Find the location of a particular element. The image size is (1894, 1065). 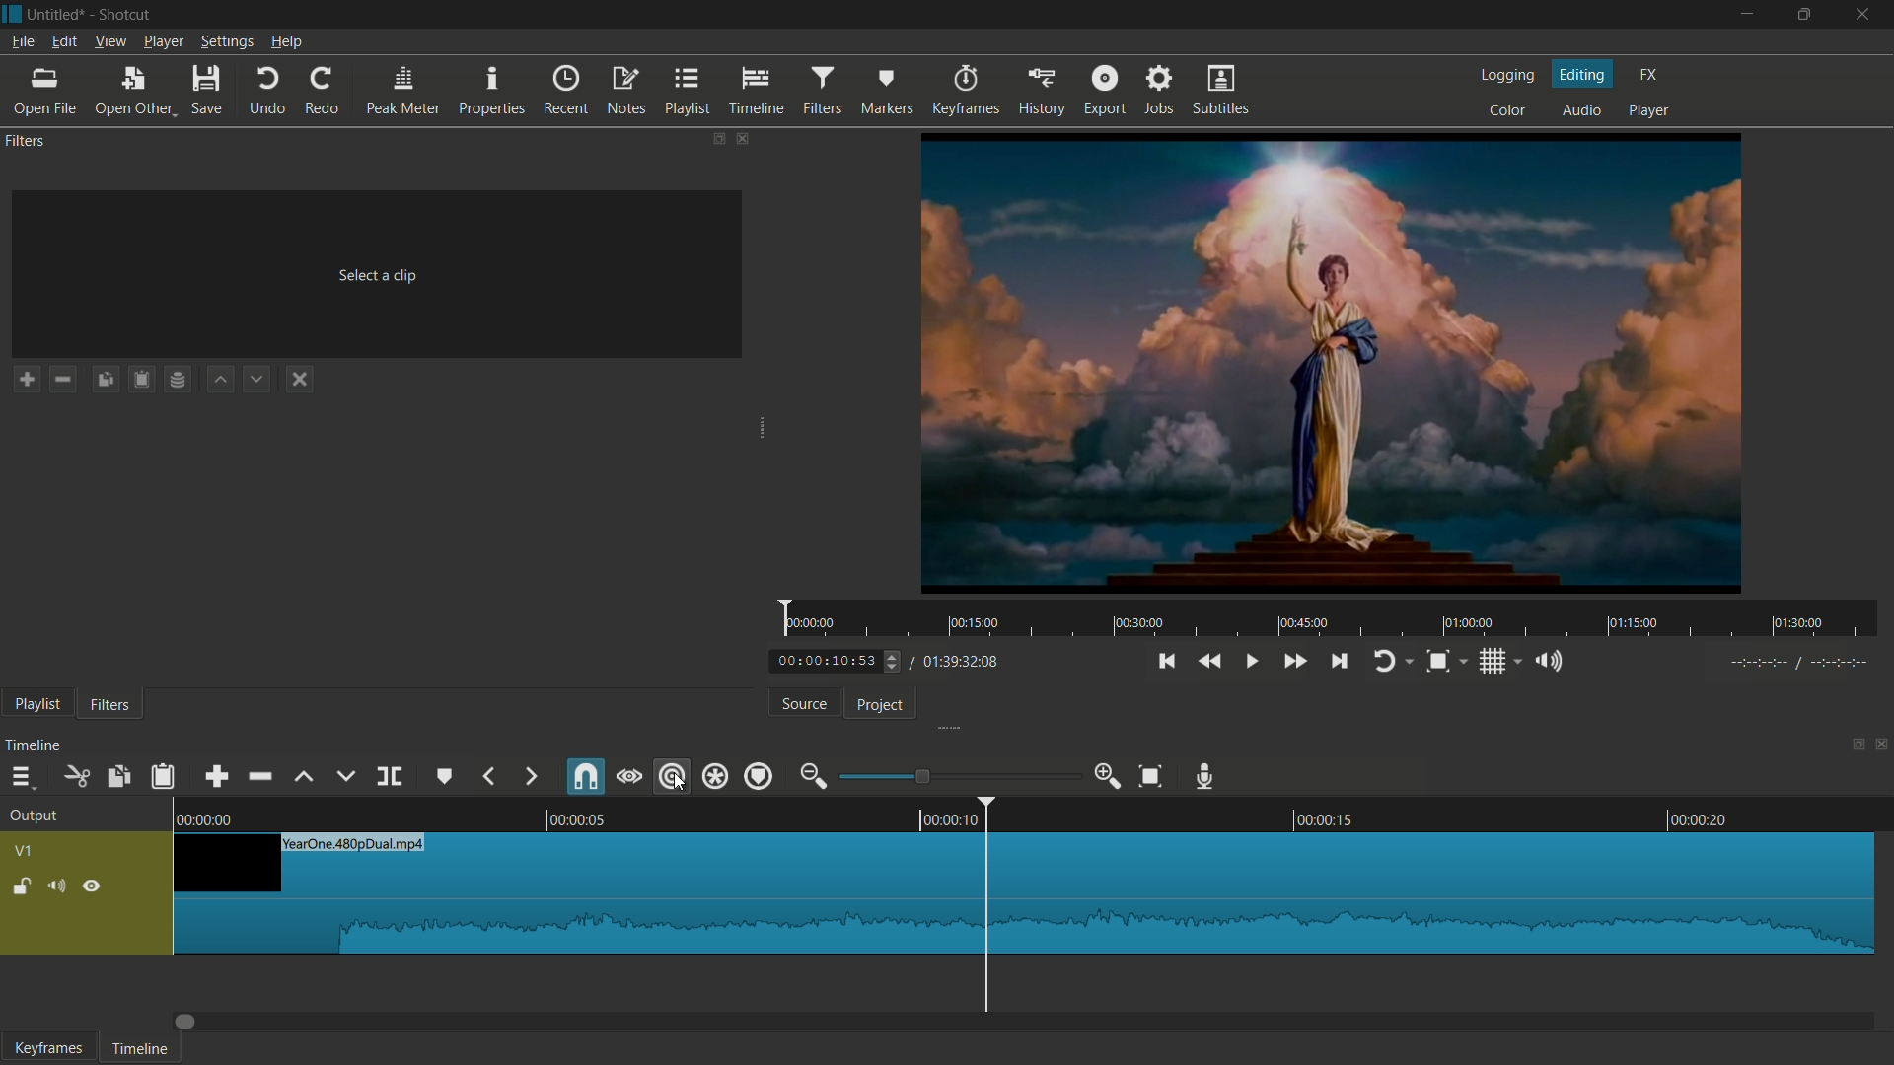

split at playhead is located at coordinates (388, 777).